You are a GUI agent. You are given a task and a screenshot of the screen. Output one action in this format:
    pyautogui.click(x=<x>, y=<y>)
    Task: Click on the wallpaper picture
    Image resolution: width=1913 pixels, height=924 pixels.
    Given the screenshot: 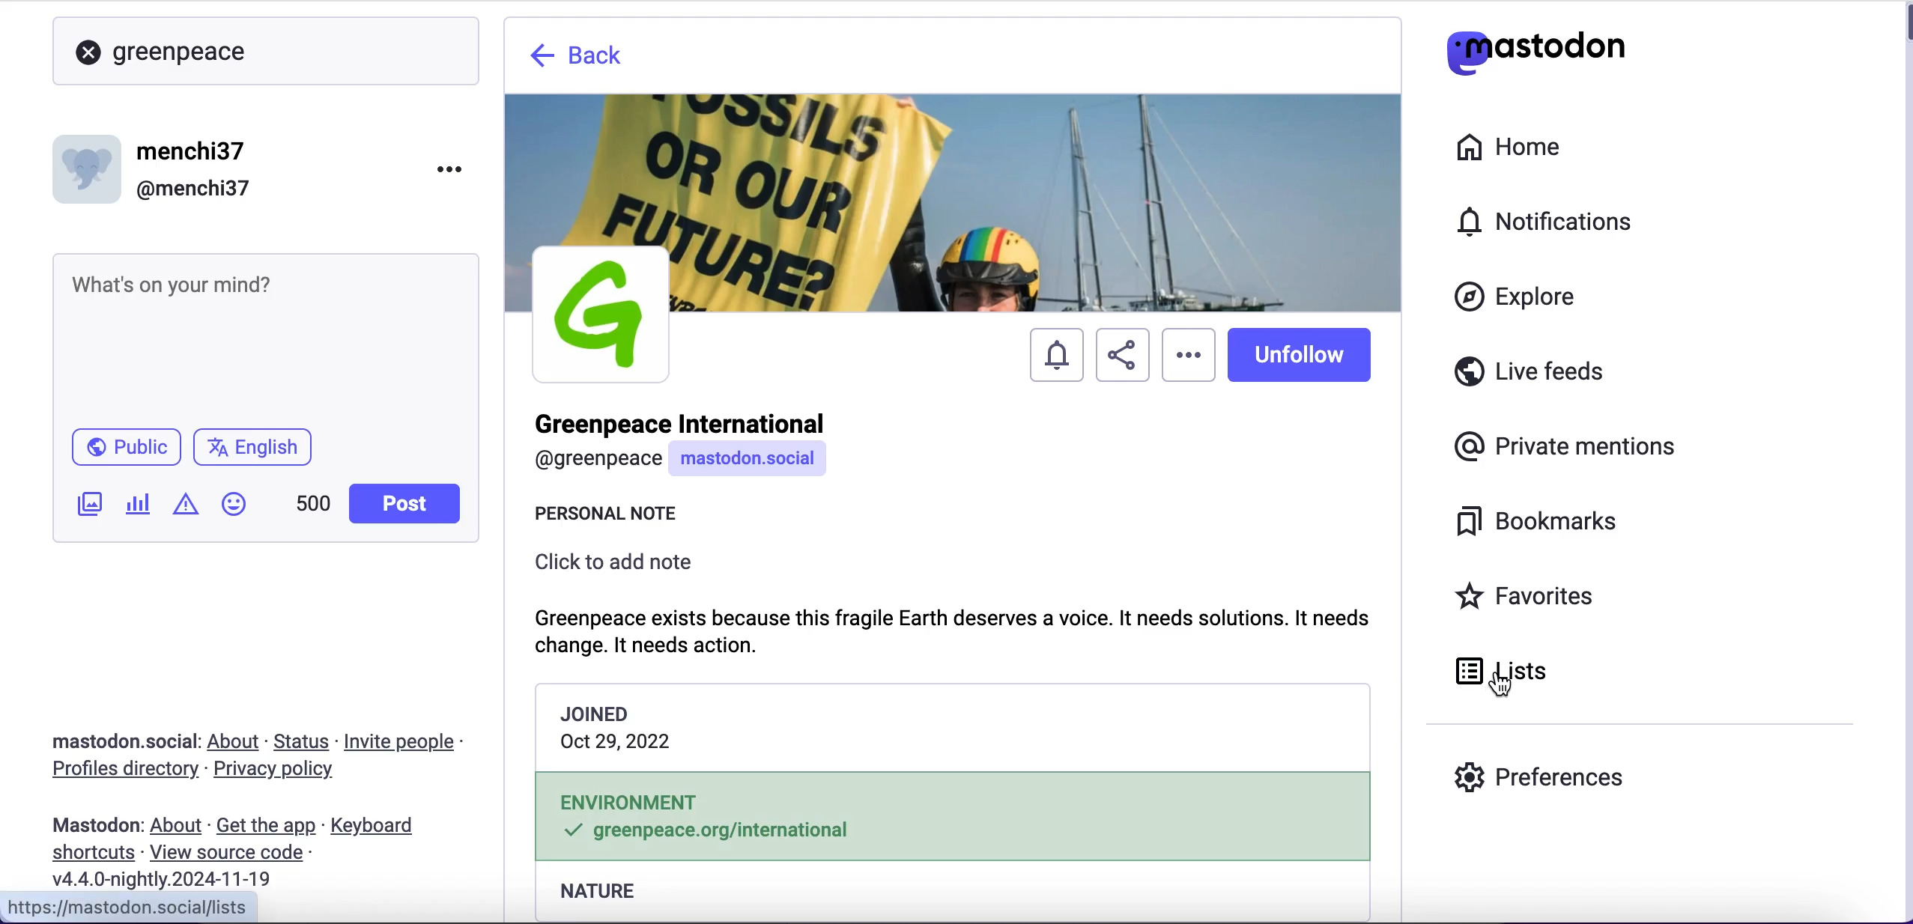 What is the action you would take?
    pyautogui.click(x=954, y=168)
    